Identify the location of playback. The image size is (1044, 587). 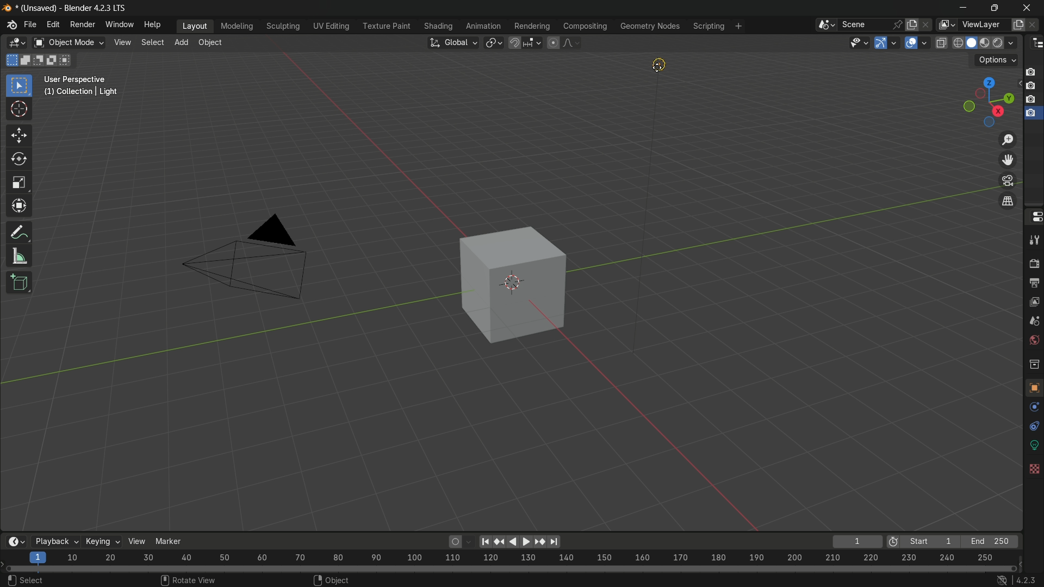
(54, 541).